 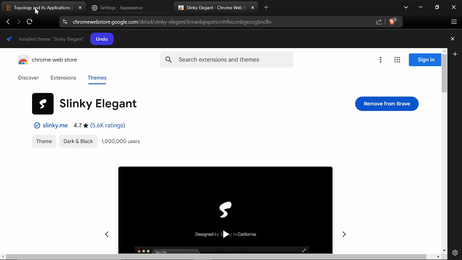 I want to click on Current tab, so click(x=38, y=7).